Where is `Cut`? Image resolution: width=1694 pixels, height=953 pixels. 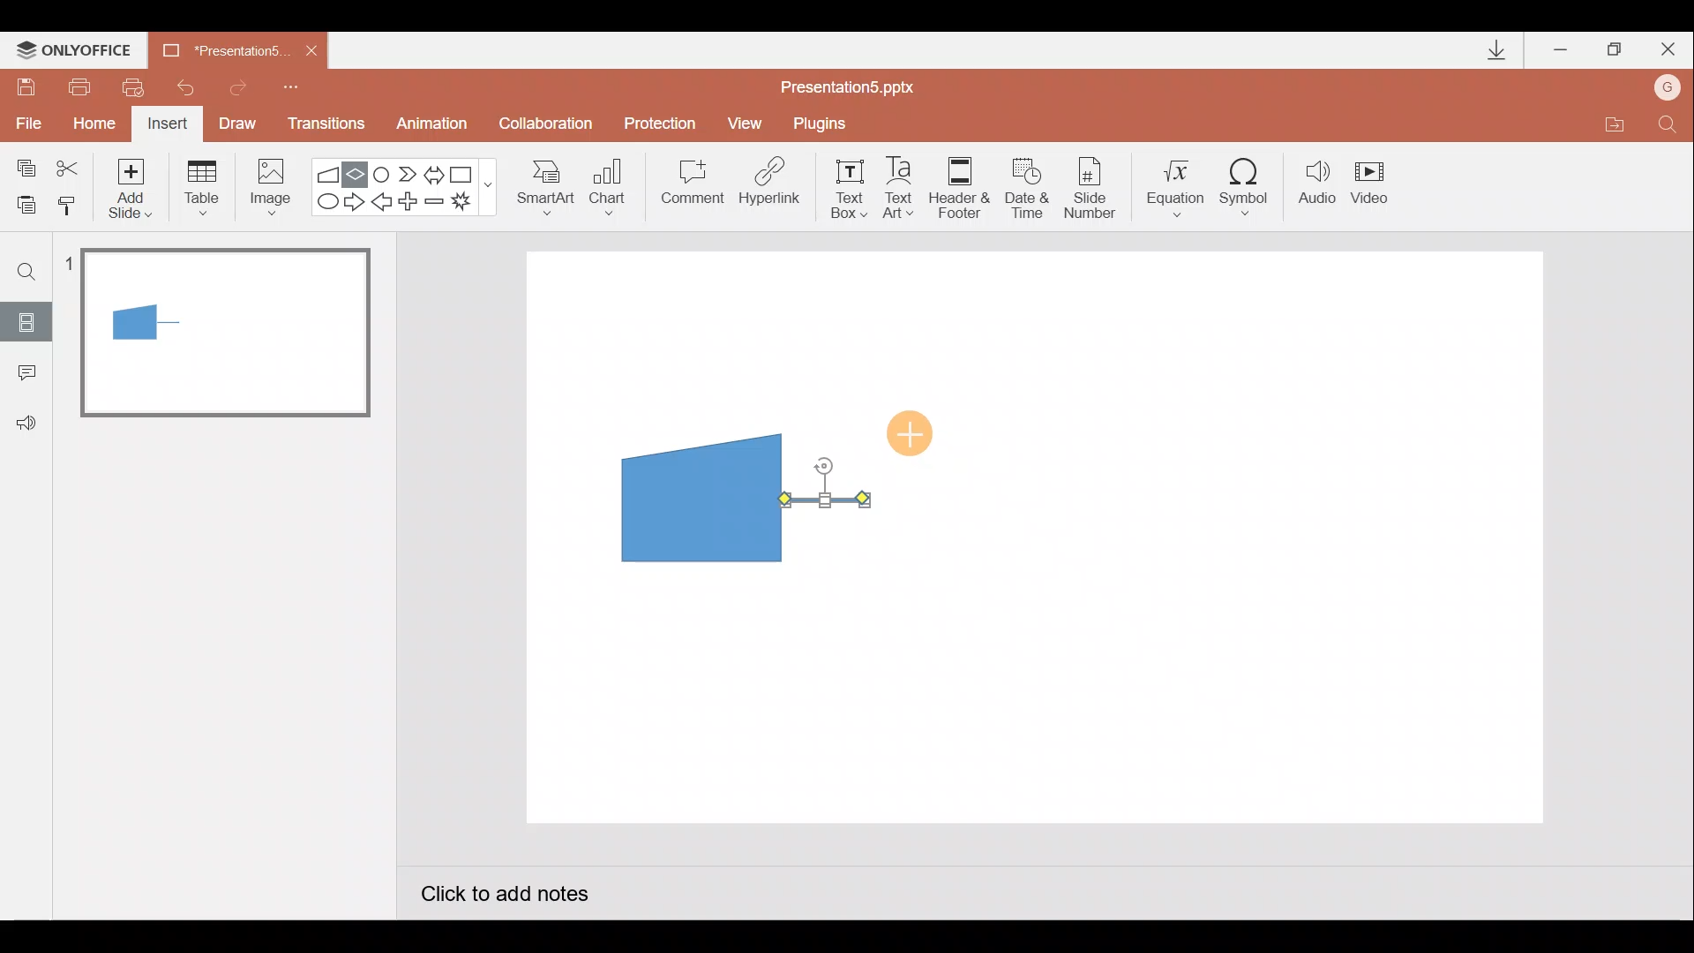 Cut is located at coordinates (71, 165).